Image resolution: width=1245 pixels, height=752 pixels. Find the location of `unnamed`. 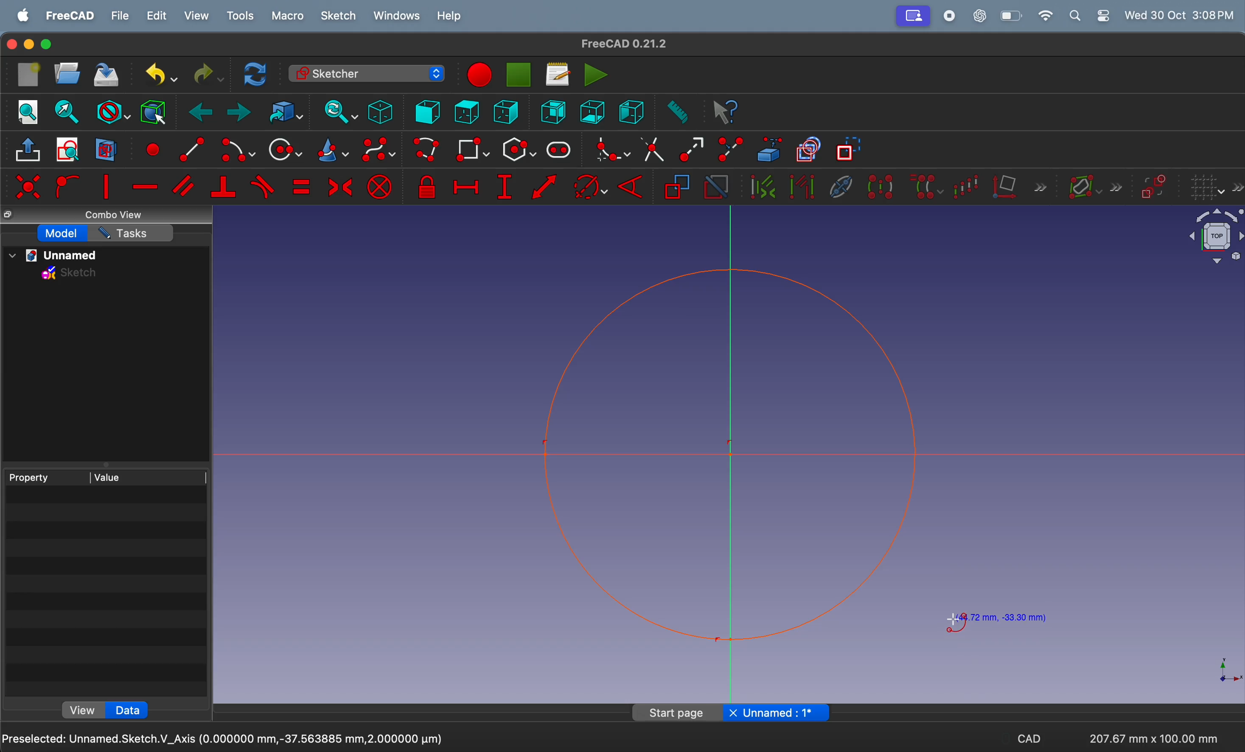

unnamed is located at coordinates (58, 256).